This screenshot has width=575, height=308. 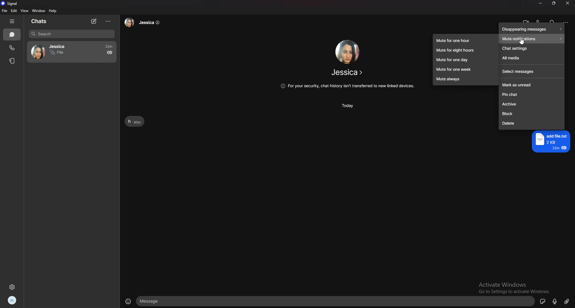 What do you see at coordinates (532, 58) in the screenshot?
I see `all media` at bounding box center [532, 58].